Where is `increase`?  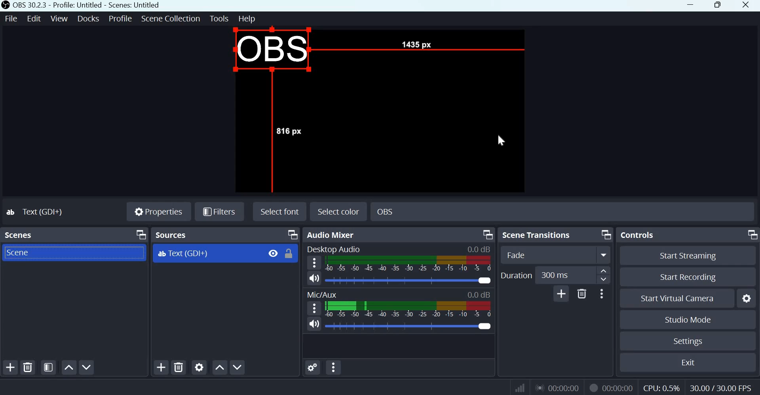
increase is located at coordinates (604, 271).